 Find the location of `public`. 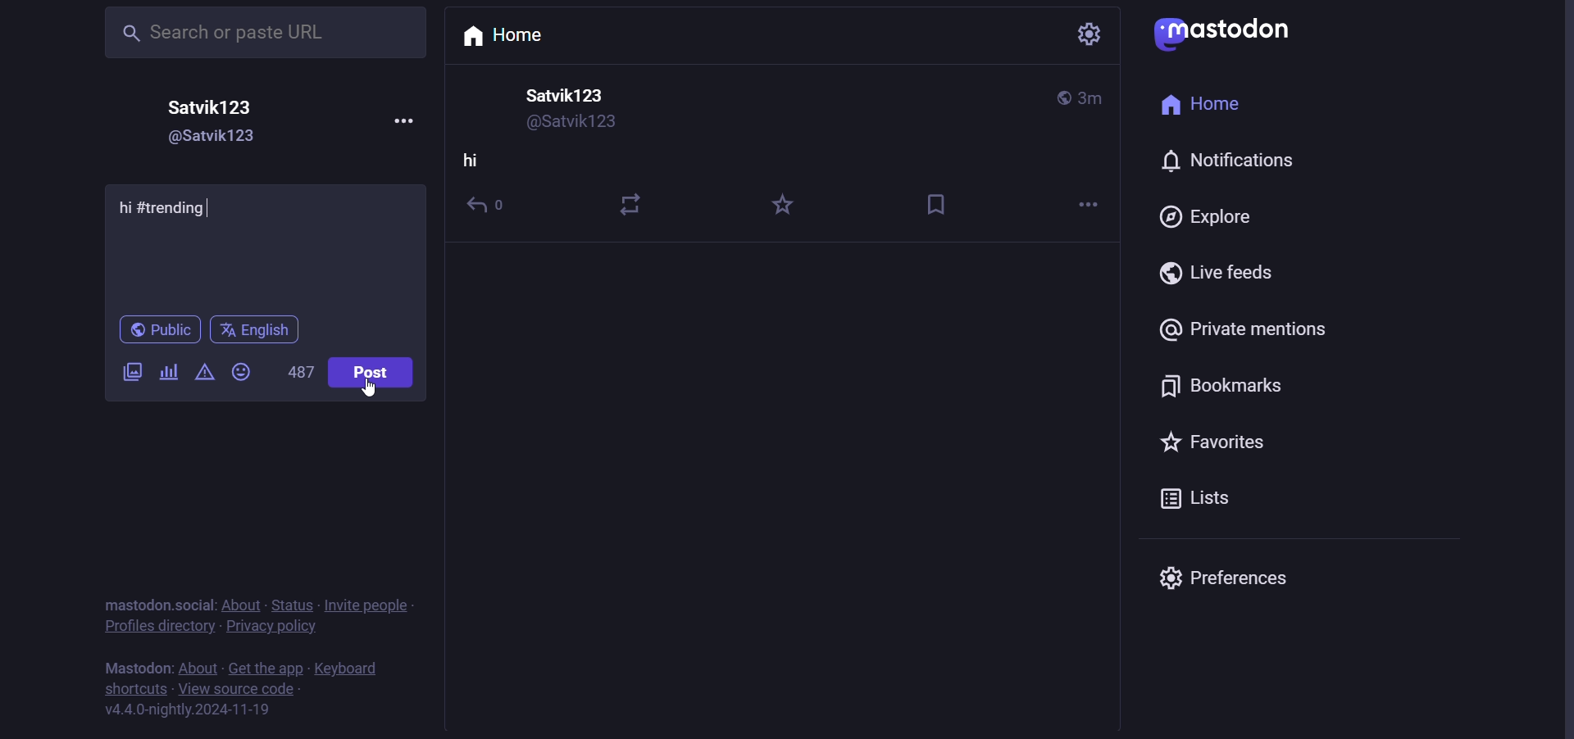

public is located at coordinates (1062, 97).